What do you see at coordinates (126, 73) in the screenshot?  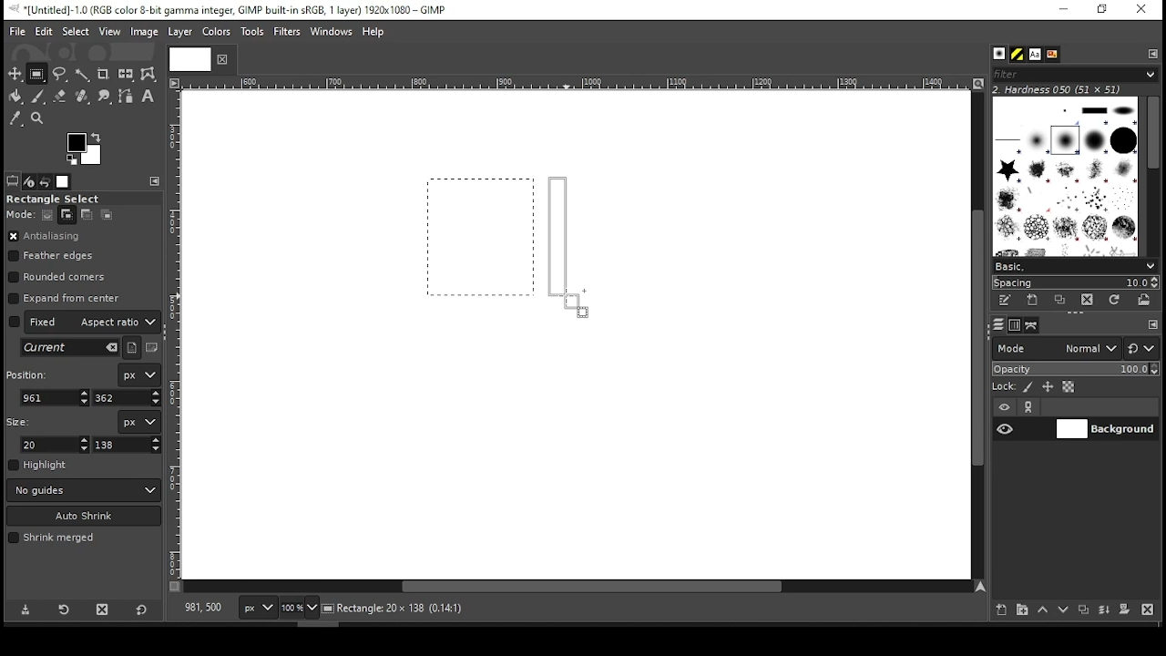 I see `flip tool` at bounding box center [126, 73].